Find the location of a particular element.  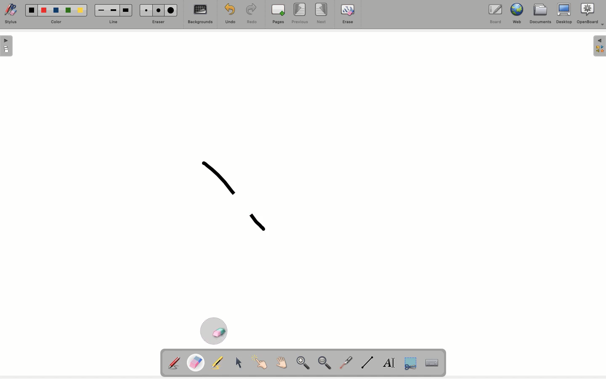

Laser is located at coordinates (347, 363).